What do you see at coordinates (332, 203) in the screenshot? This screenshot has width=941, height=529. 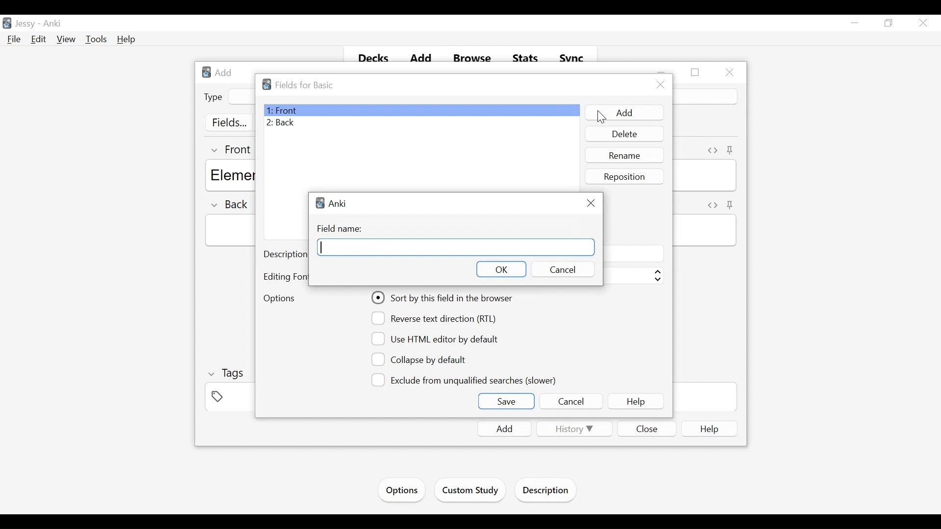 I see `Anki` at bounding box center [332, 203].